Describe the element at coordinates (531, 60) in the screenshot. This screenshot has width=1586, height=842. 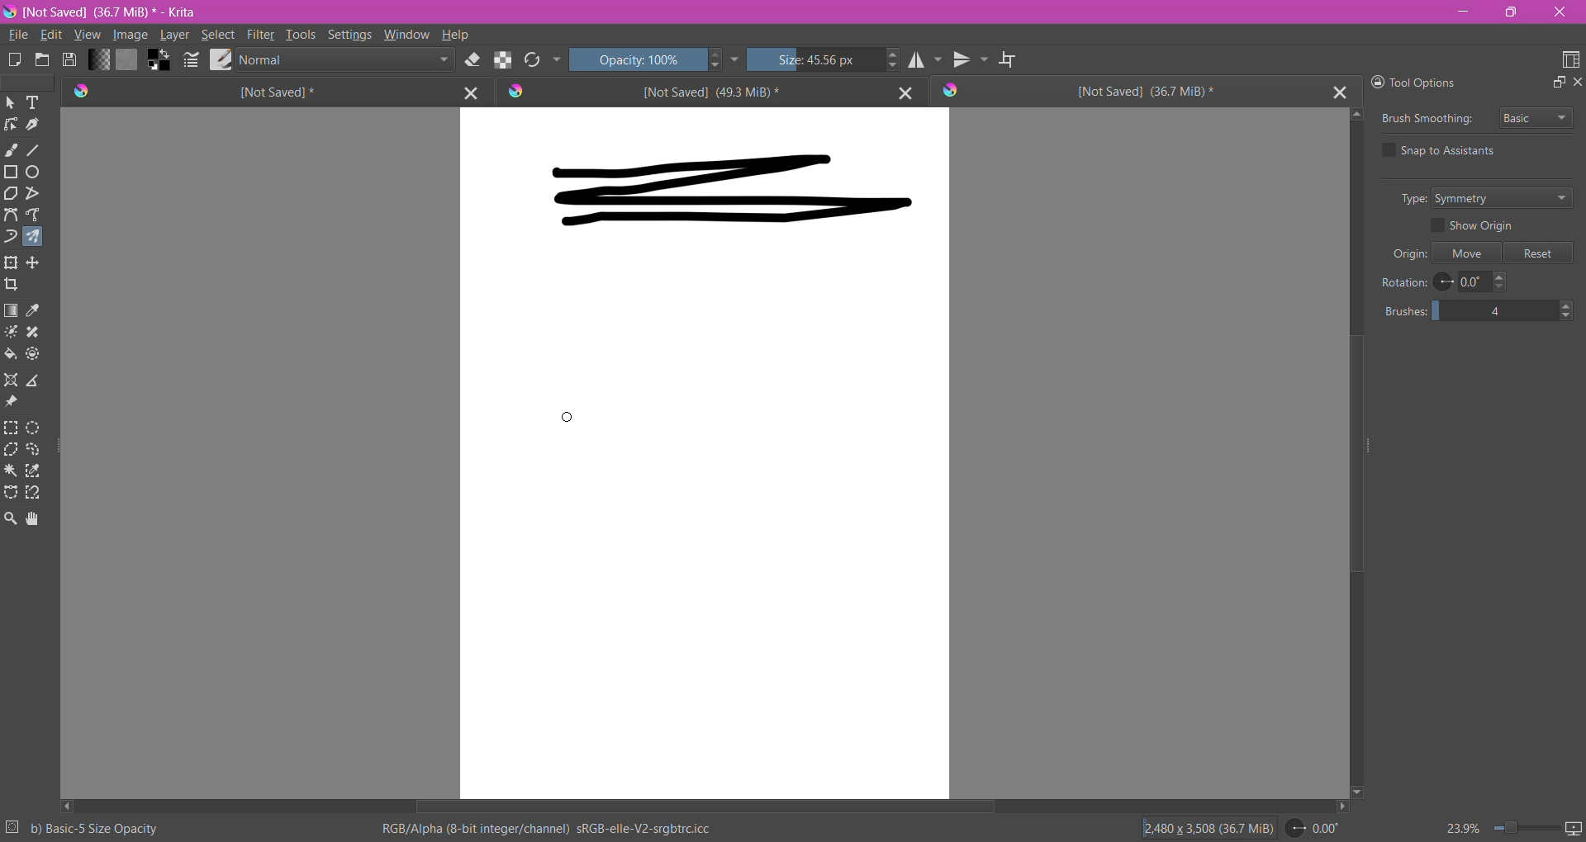
I see `Reload Original Presets` at that location.